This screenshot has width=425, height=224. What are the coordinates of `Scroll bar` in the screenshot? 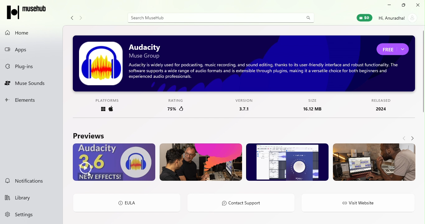 It's located at (423, 104).